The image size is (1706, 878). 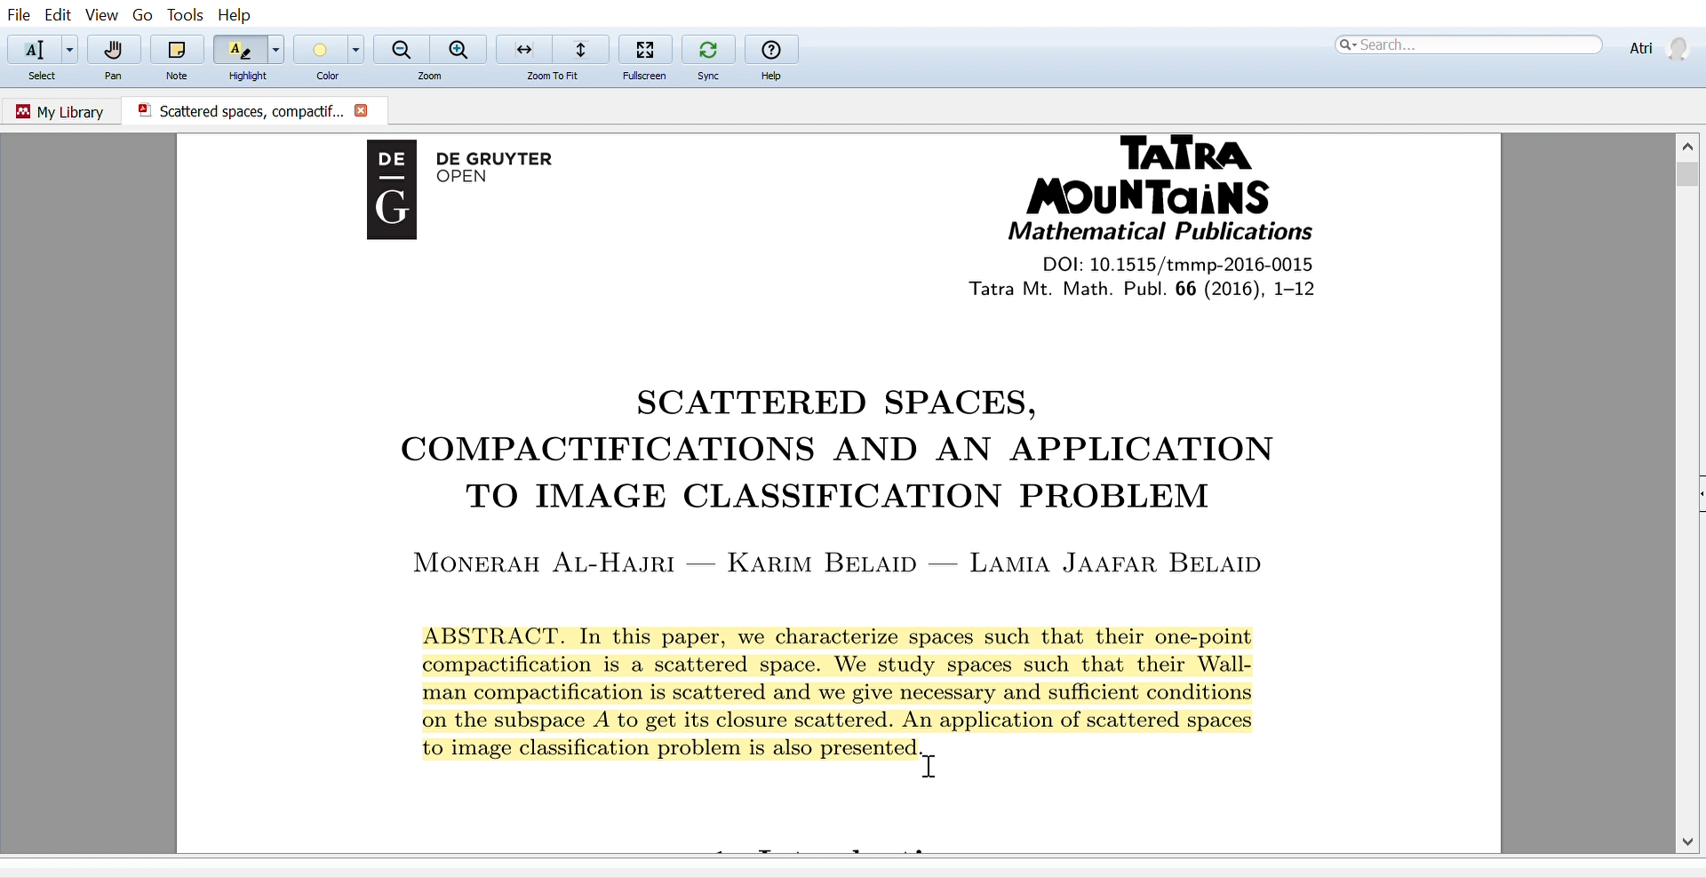 I want to click on zoom to fit, so click(x=559, y=76).